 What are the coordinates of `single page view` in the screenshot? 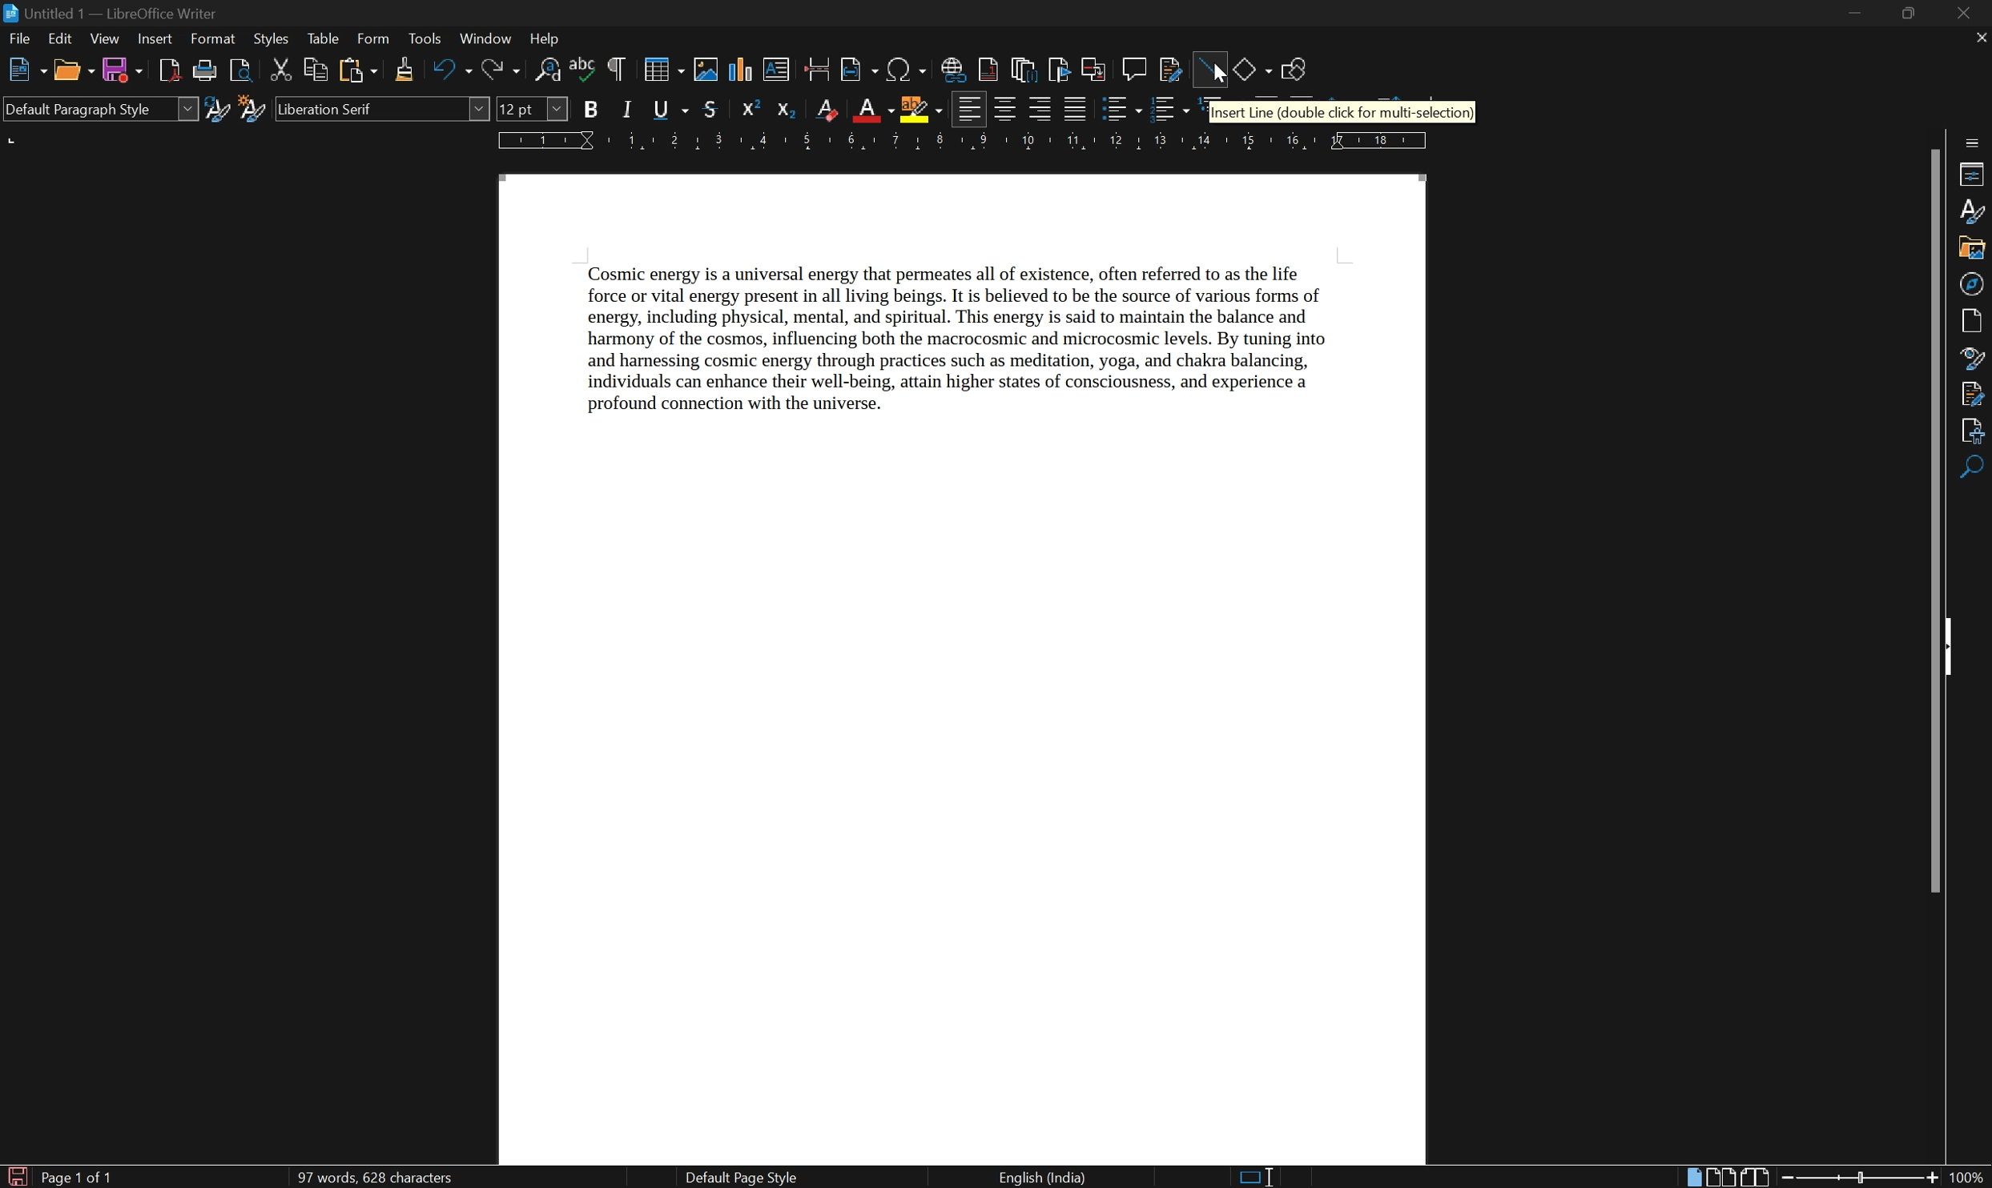 It's located at (1694, 1178).